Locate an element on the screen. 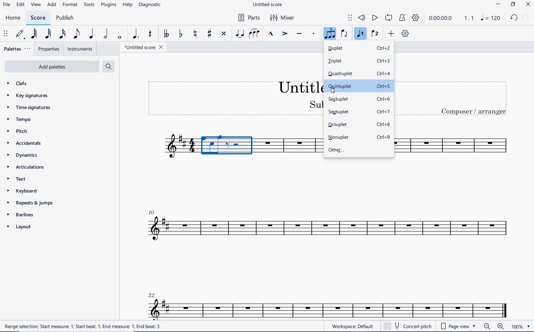  quintuplet is located at coordinates (359, 86).